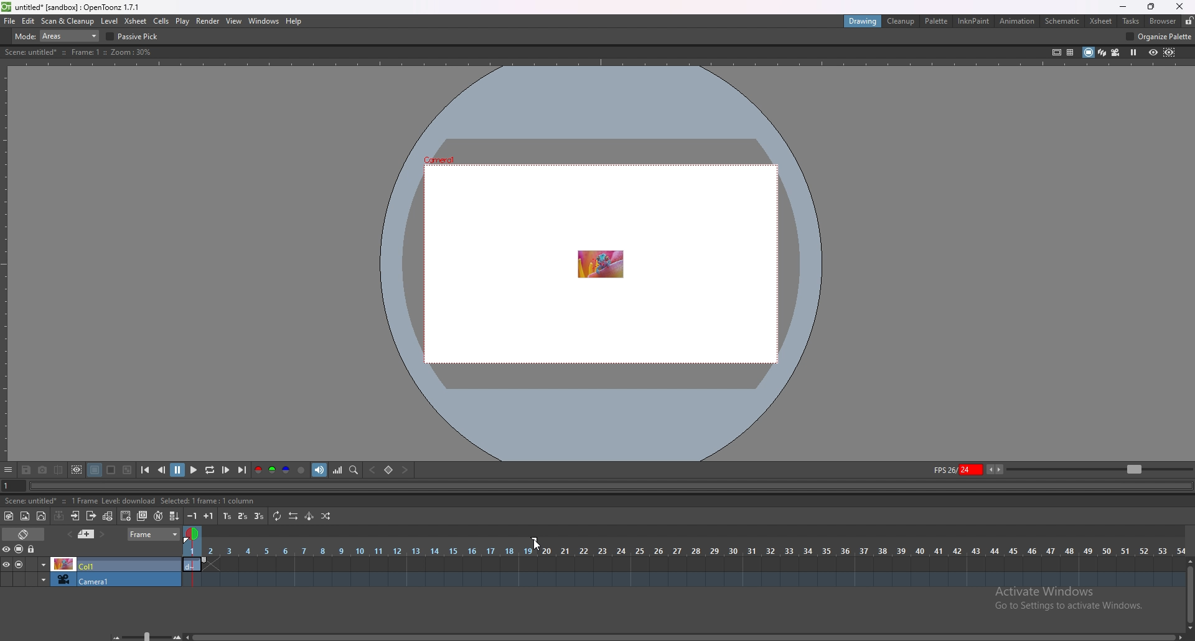  What do you see at coordinates (1153, 52) in the screenshot?
I see `preview` at bounding box center [1153, 52].